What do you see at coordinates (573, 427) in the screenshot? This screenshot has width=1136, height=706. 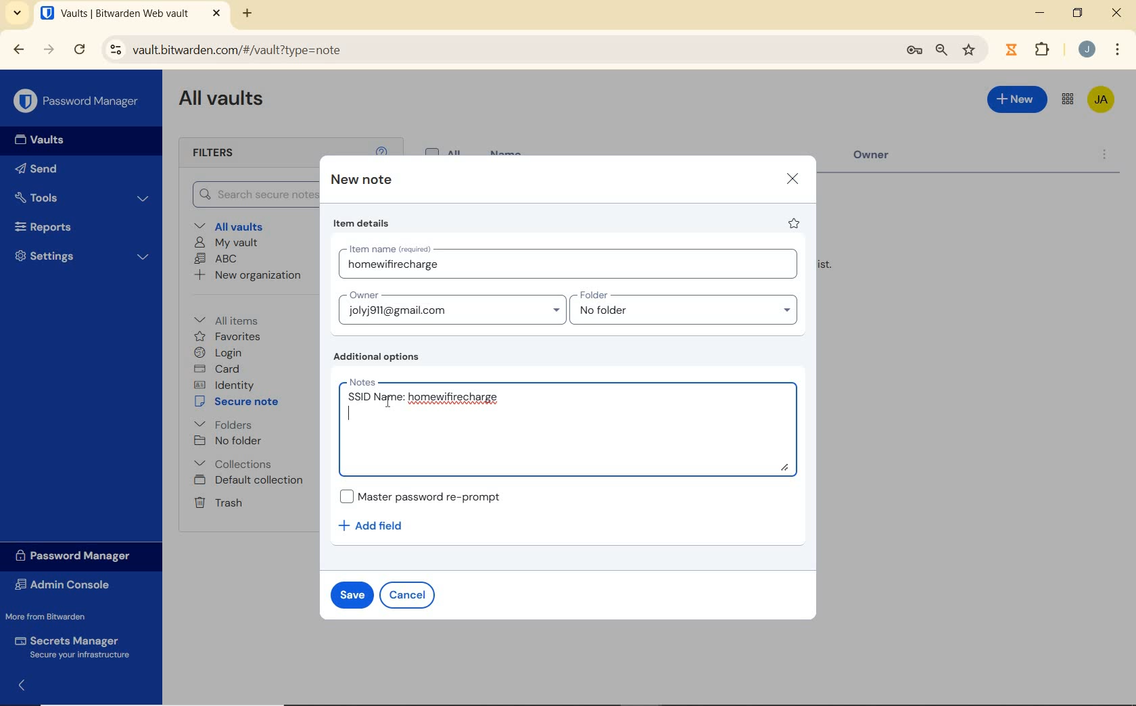 I see `notes` at bounding box center [573, 427].